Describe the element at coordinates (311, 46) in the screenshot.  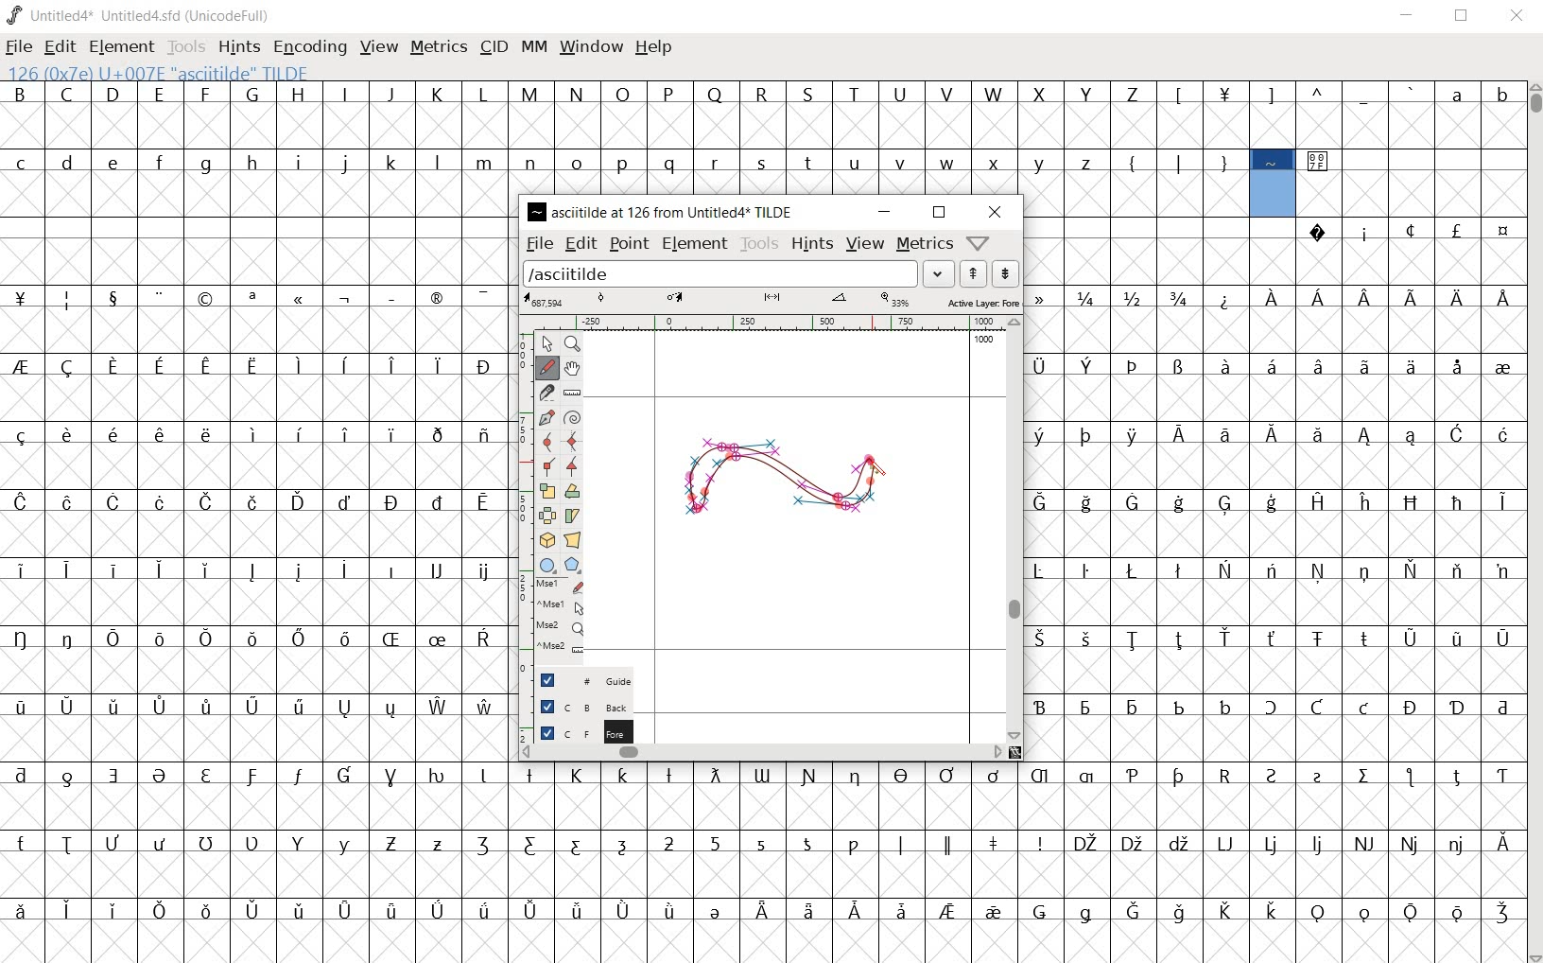
I see `ENCODING` at that location.